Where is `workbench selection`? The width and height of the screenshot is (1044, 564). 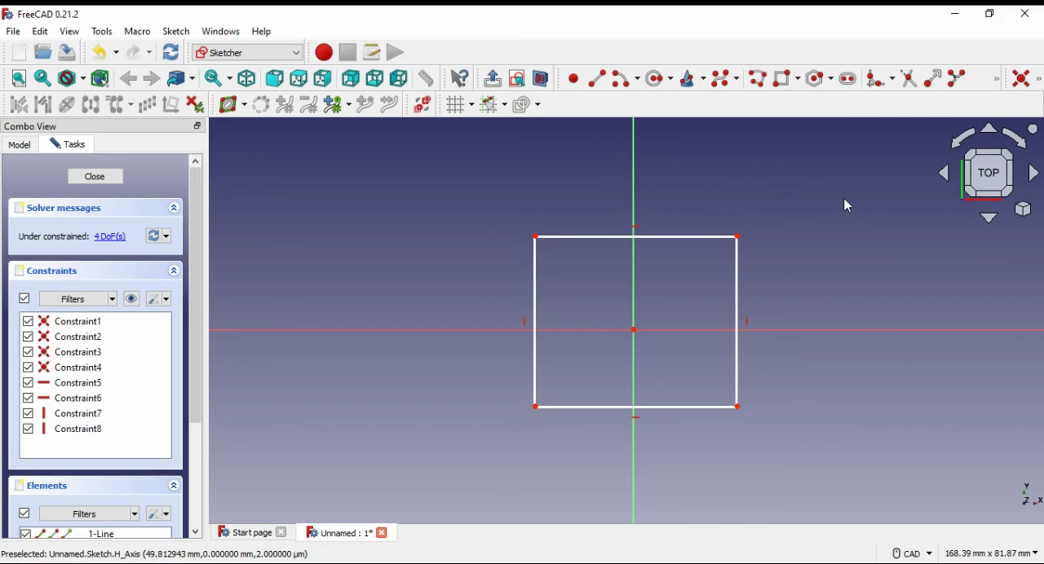 workbench selection is located at coordinates (248, 52).